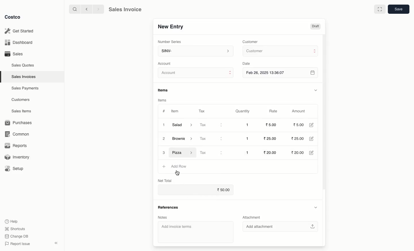 This screenshot has width=414, height=251. What do you see at coordinates (274, 111) in the screenshot?
I see `Rate` at bounding box center [274, 111].